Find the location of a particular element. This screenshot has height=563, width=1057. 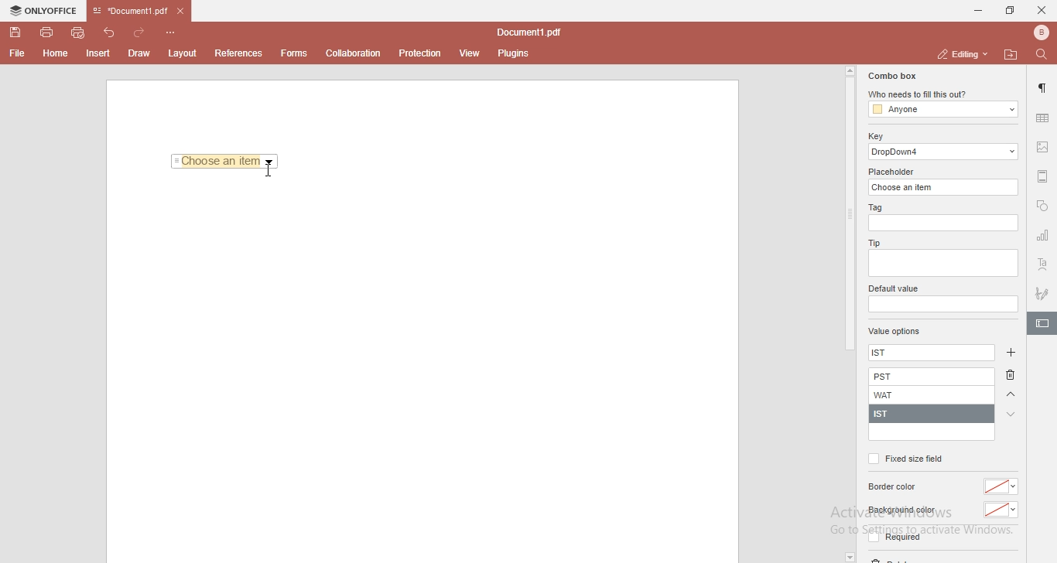

placeholder is located at coordinates (894, 172).